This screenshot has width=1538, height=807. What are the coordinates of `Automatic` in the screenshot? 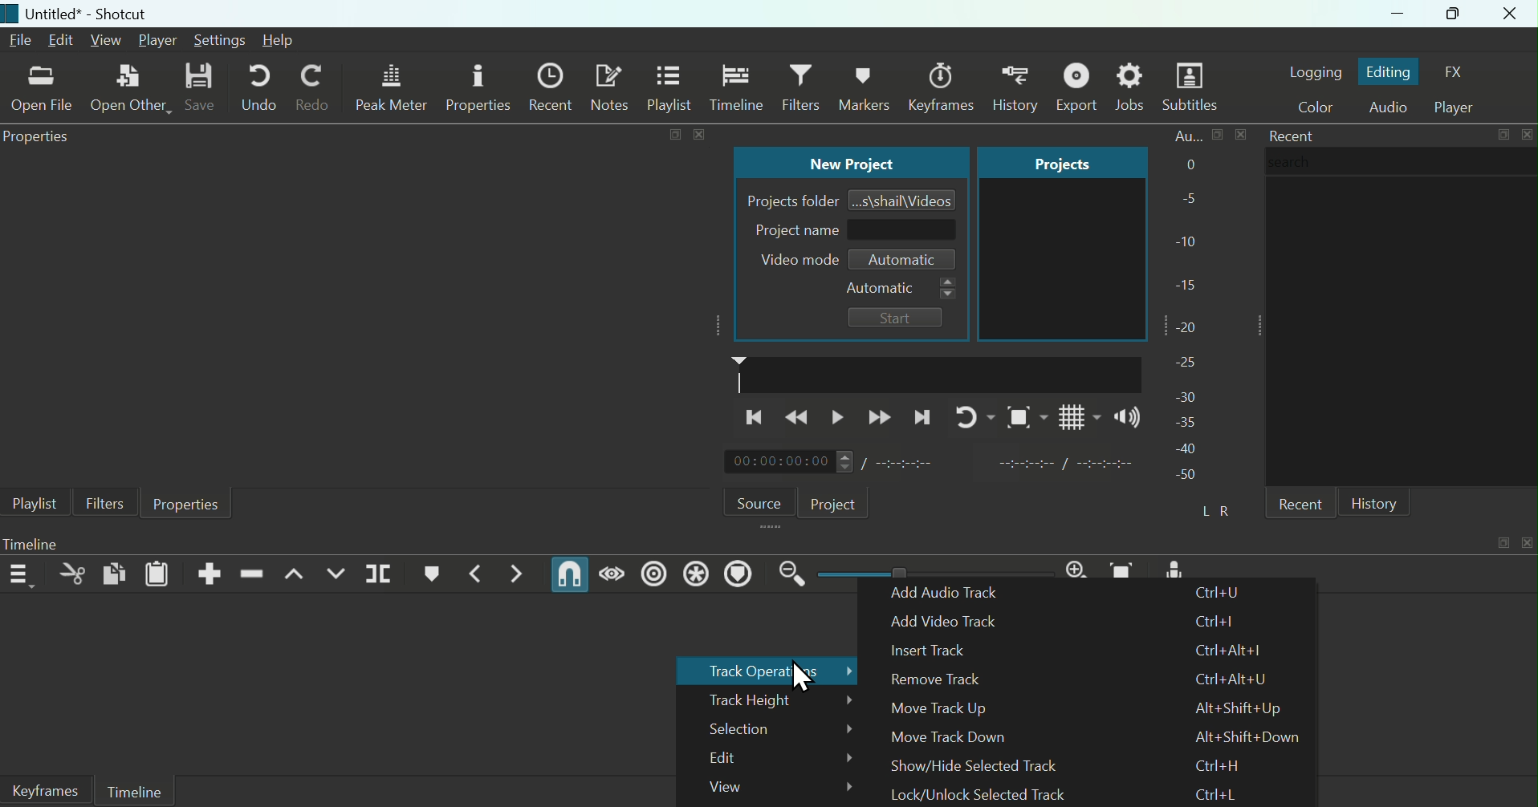 It's located at (903, 259).